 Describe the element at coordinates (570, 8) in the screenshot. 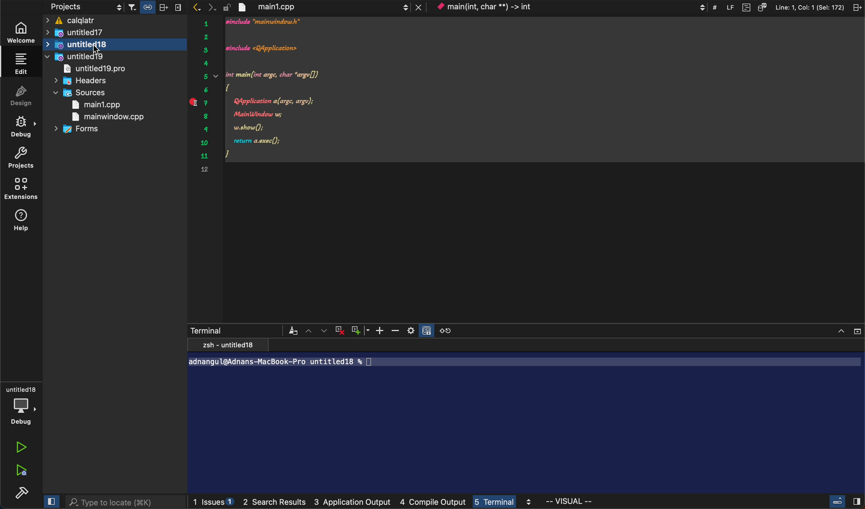

I see `context` at that location.